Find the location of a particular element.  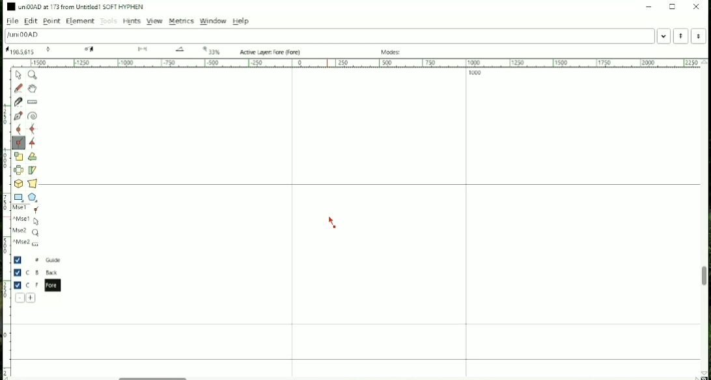

Pointer is located at coordinates (20, 75).